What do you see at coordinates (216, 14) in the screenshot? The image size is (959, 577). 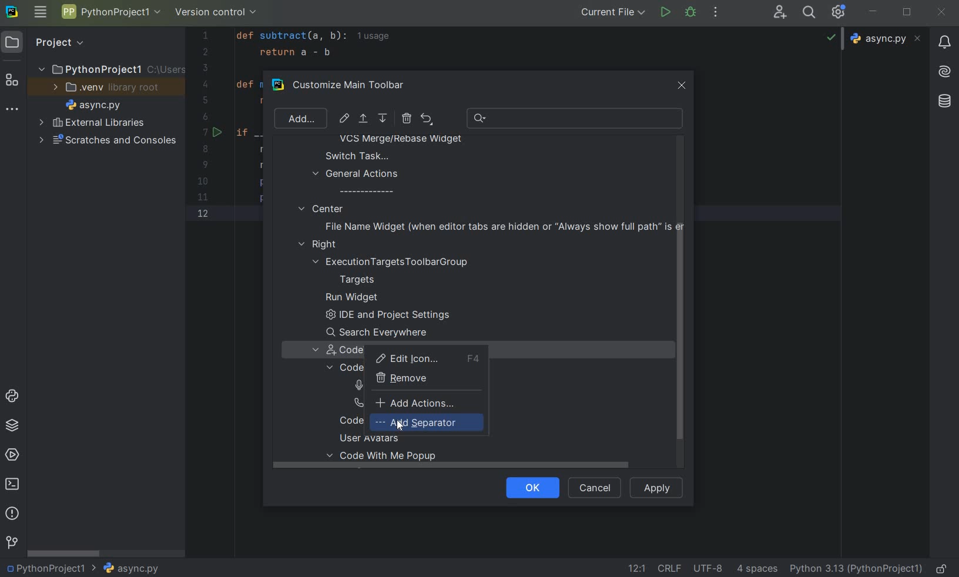 I see `VERSION CONTROL` at bounding box center [216, 14].